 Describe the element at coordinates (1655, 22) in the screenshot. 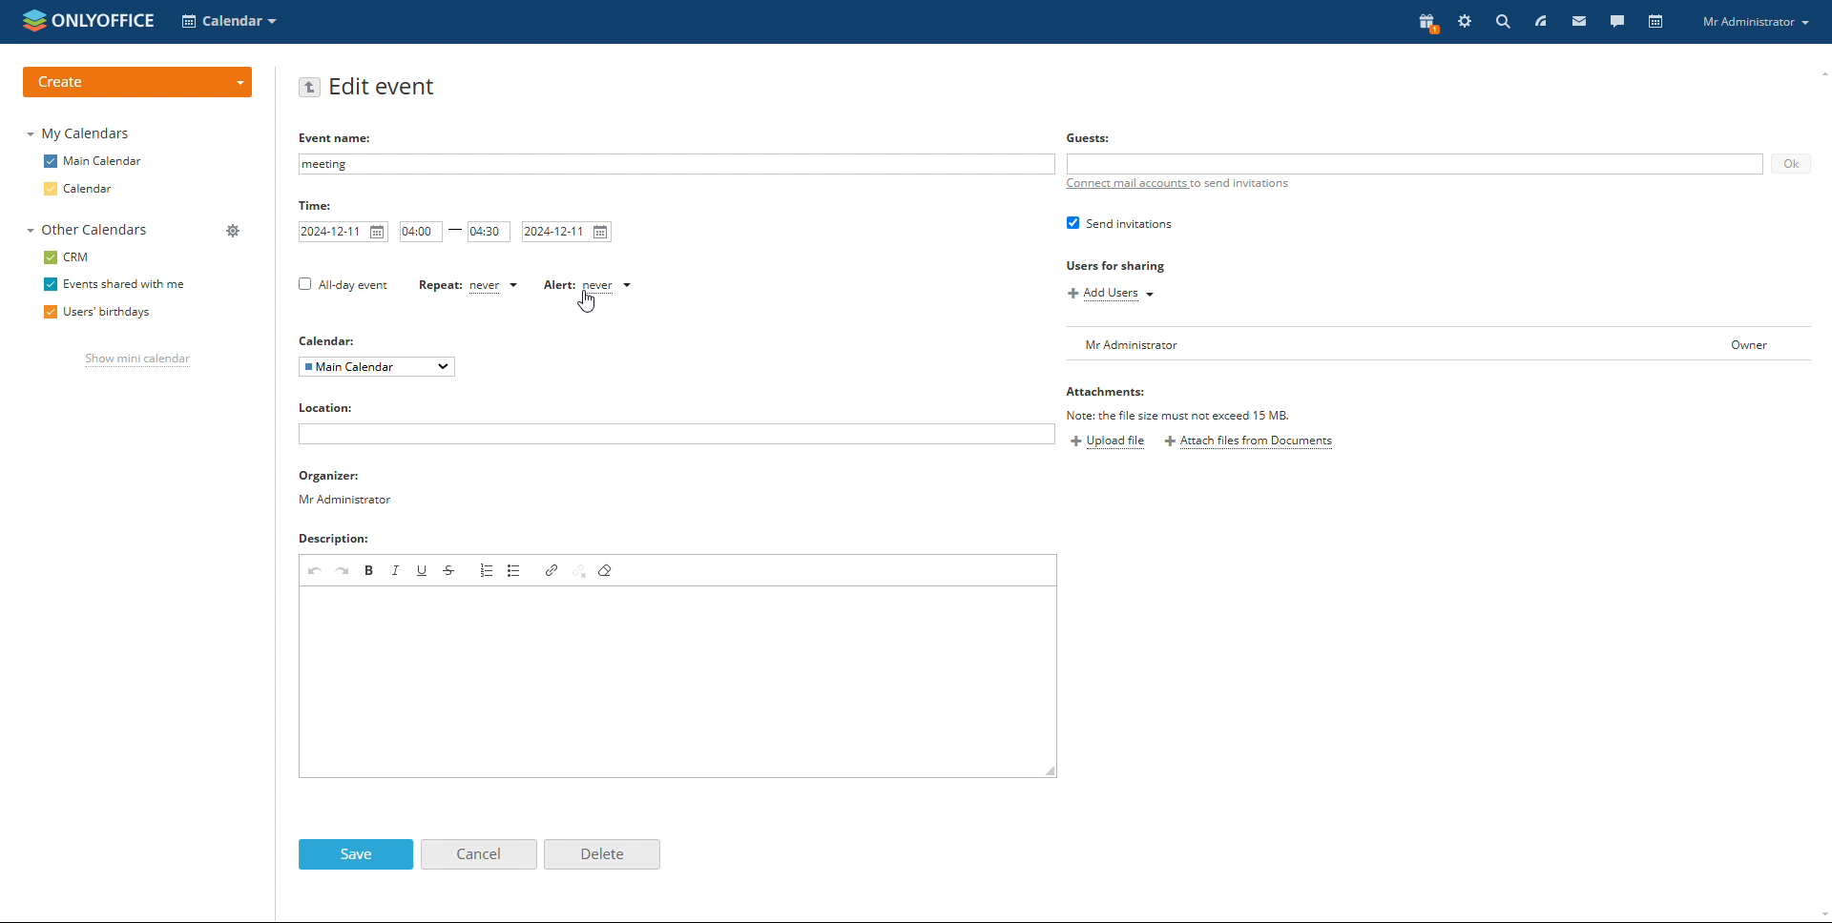

I see `calendar` at that location.